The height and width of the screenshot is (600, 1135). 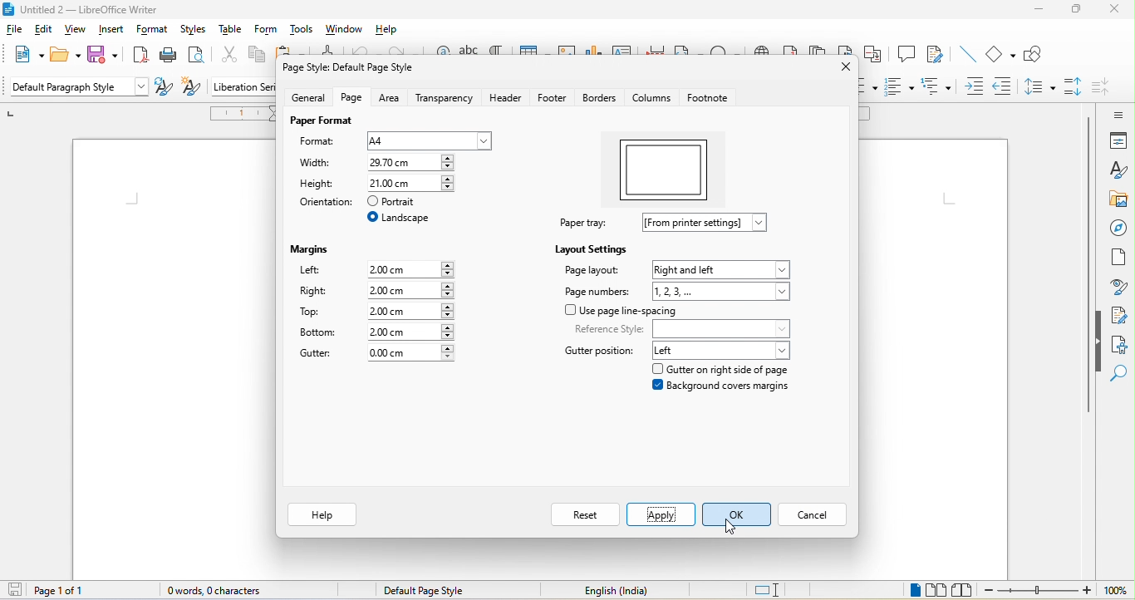 What do you see at coordinates (322, 515) in the screenshot?
I see `help` at bounding box center [322, 515].